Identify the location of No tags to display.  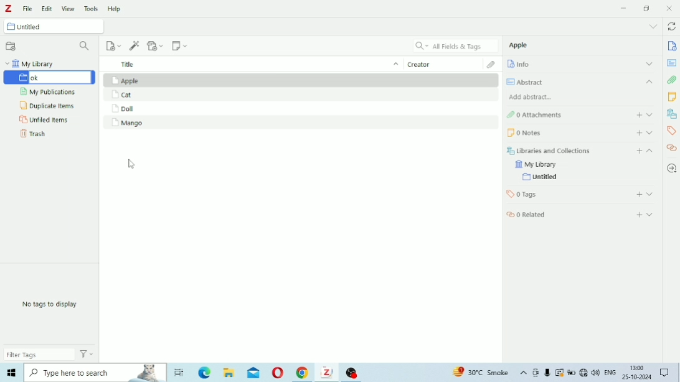
(50, 304).